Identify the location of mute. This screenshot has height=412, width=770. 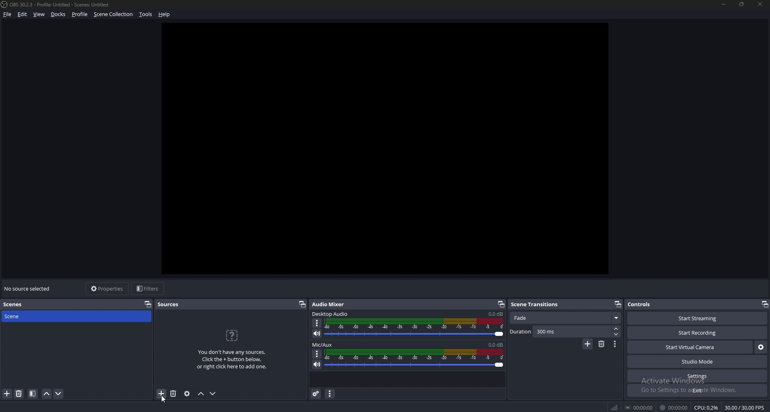
(317, 333).